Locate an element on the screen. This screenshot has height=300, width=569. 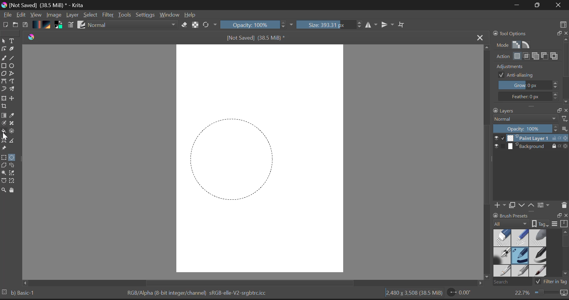
Calligraphic Tool is located at coordinates (12, 50).